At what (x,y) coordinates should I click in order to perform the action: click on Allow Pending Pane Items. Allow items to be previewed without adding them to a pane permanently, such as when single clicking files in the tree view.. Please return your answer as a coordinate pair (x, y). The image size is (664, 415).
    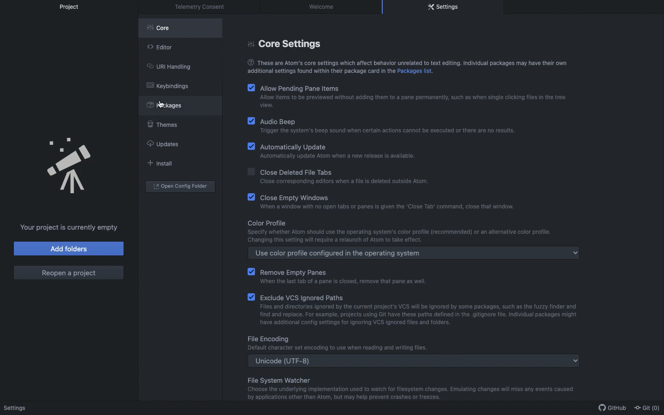
    Looking at the image, I should click on (408, 96).